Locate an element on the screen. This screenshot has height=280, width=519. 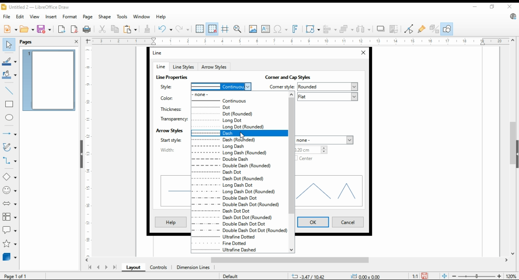
double dash dot is located at coordinates (234, 197).